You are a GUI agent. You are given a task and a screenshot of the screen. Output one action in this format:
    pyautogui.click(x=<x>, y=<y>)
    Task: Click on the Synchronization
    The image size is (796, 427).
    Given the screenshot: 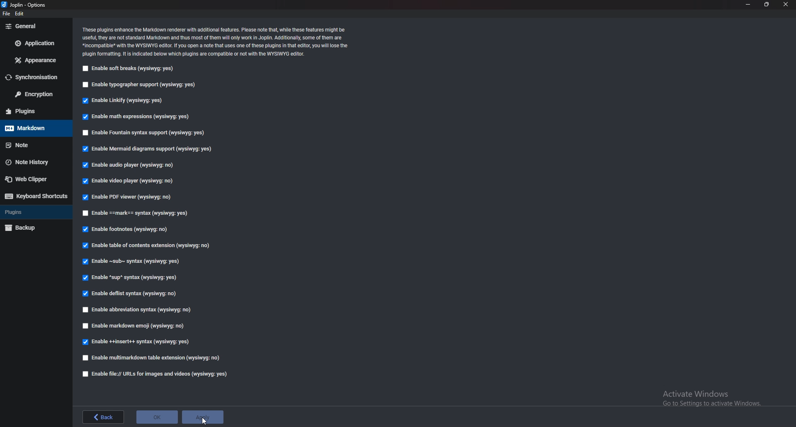 What is the action you would take?
    pyautogui.click(x=35, y=77)
    